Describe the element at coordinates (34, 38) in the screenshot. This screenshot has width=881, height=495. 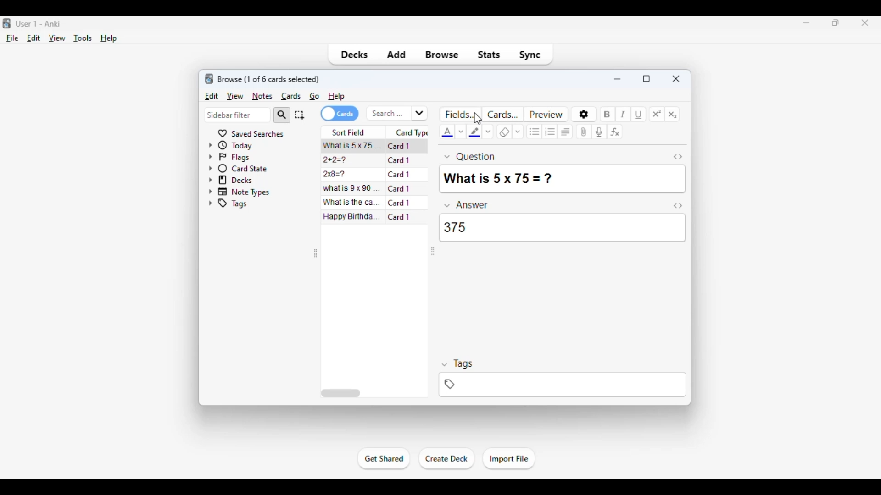
I see `edit` at that location.